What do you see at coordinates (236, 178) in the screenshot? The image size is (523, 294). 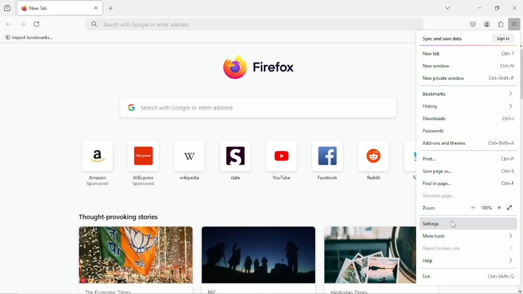 I see `slate` at bounding box center [236, 178].